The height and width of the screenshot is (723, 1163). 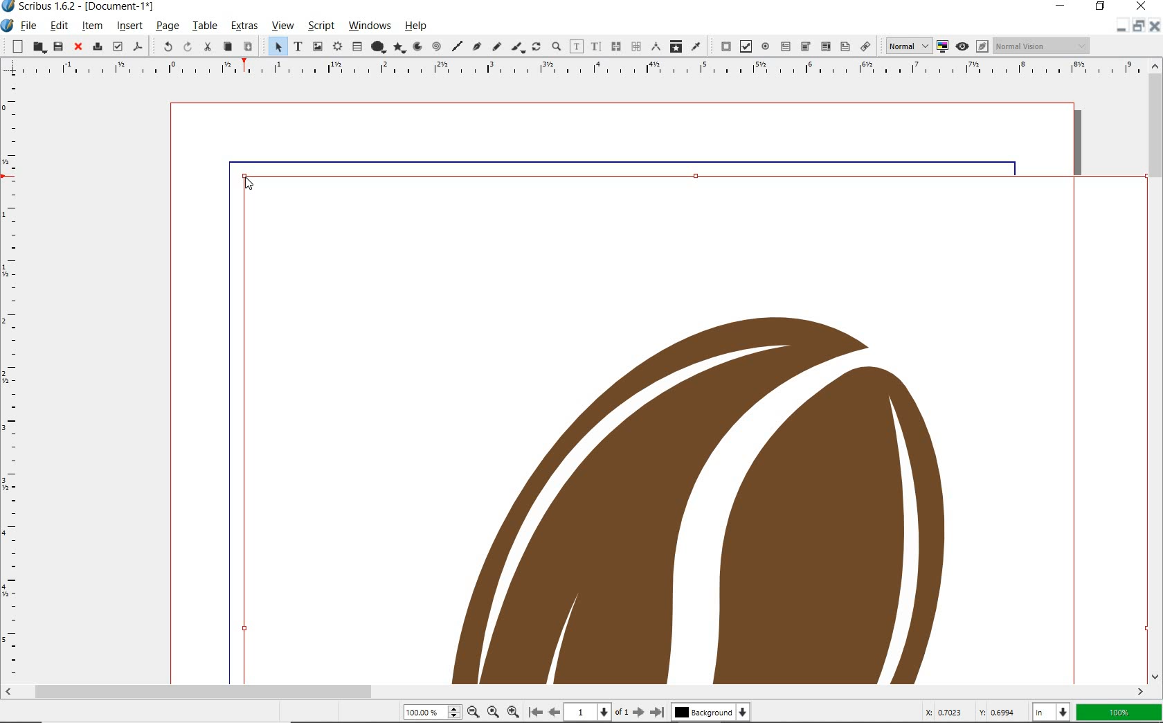 What do you see at coordinates (535, 711) in the screenshot?
I see `First Page` at bounding box center [535, 711].